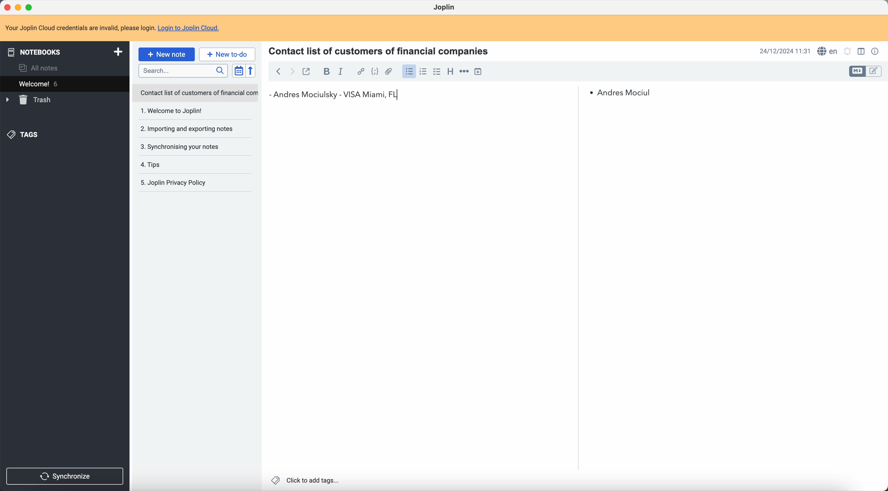 Image resolution: width=888 pixels, height=491 pixels. Describe the element at coordinates (360, 72) in the screenshot. I see `hyperlink` at that location.